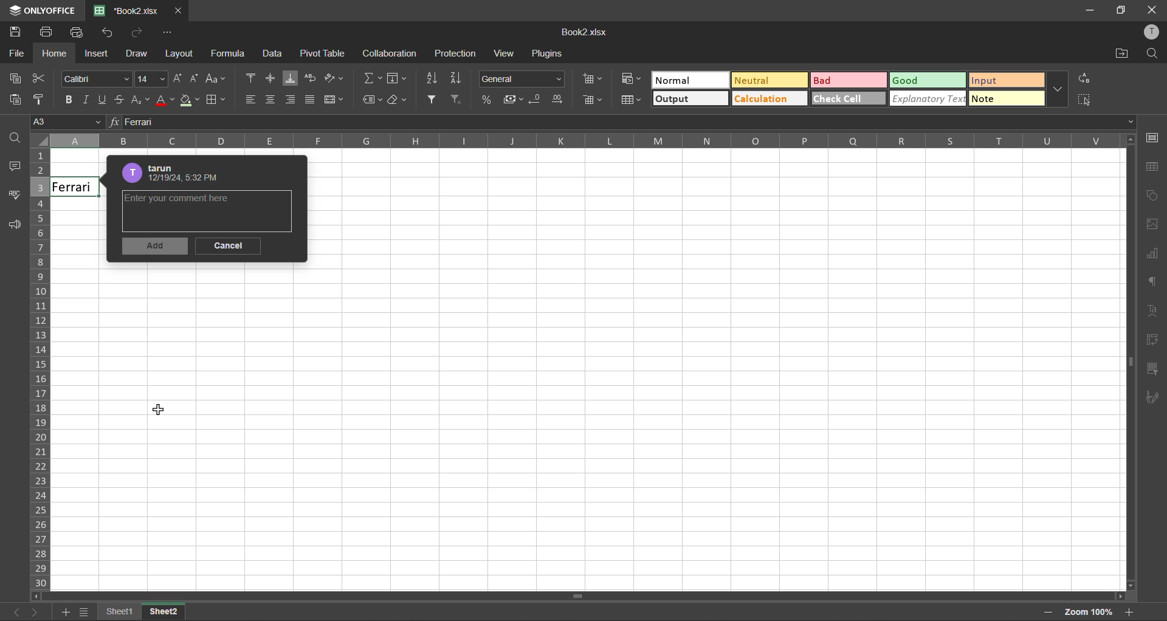 The width and height of the screenshot is (1167, 621). What do you see at coordinates (1090, 10) in the screenshot?
I see `Minimize ` at bounding box center [1090, 10].